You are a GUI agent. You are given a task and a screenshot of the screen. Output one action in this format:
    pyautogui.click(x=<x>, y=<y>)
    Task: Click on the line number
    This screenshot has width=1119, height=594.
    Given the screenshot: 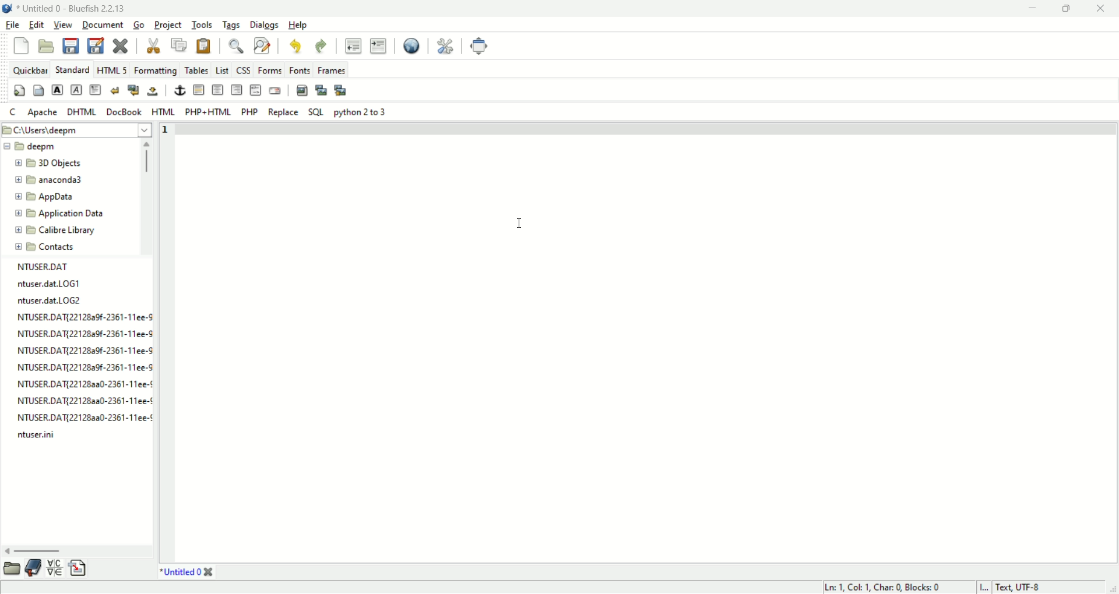 What is the action you would take?
    pyautogui.click(x=166, y=129)
    